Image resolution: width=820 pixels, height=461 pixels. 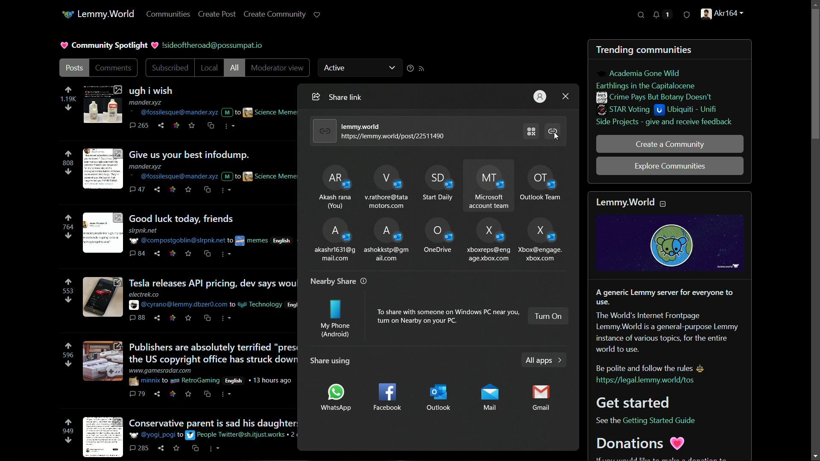 I want to click on science meme, so click(x=270, y=175).